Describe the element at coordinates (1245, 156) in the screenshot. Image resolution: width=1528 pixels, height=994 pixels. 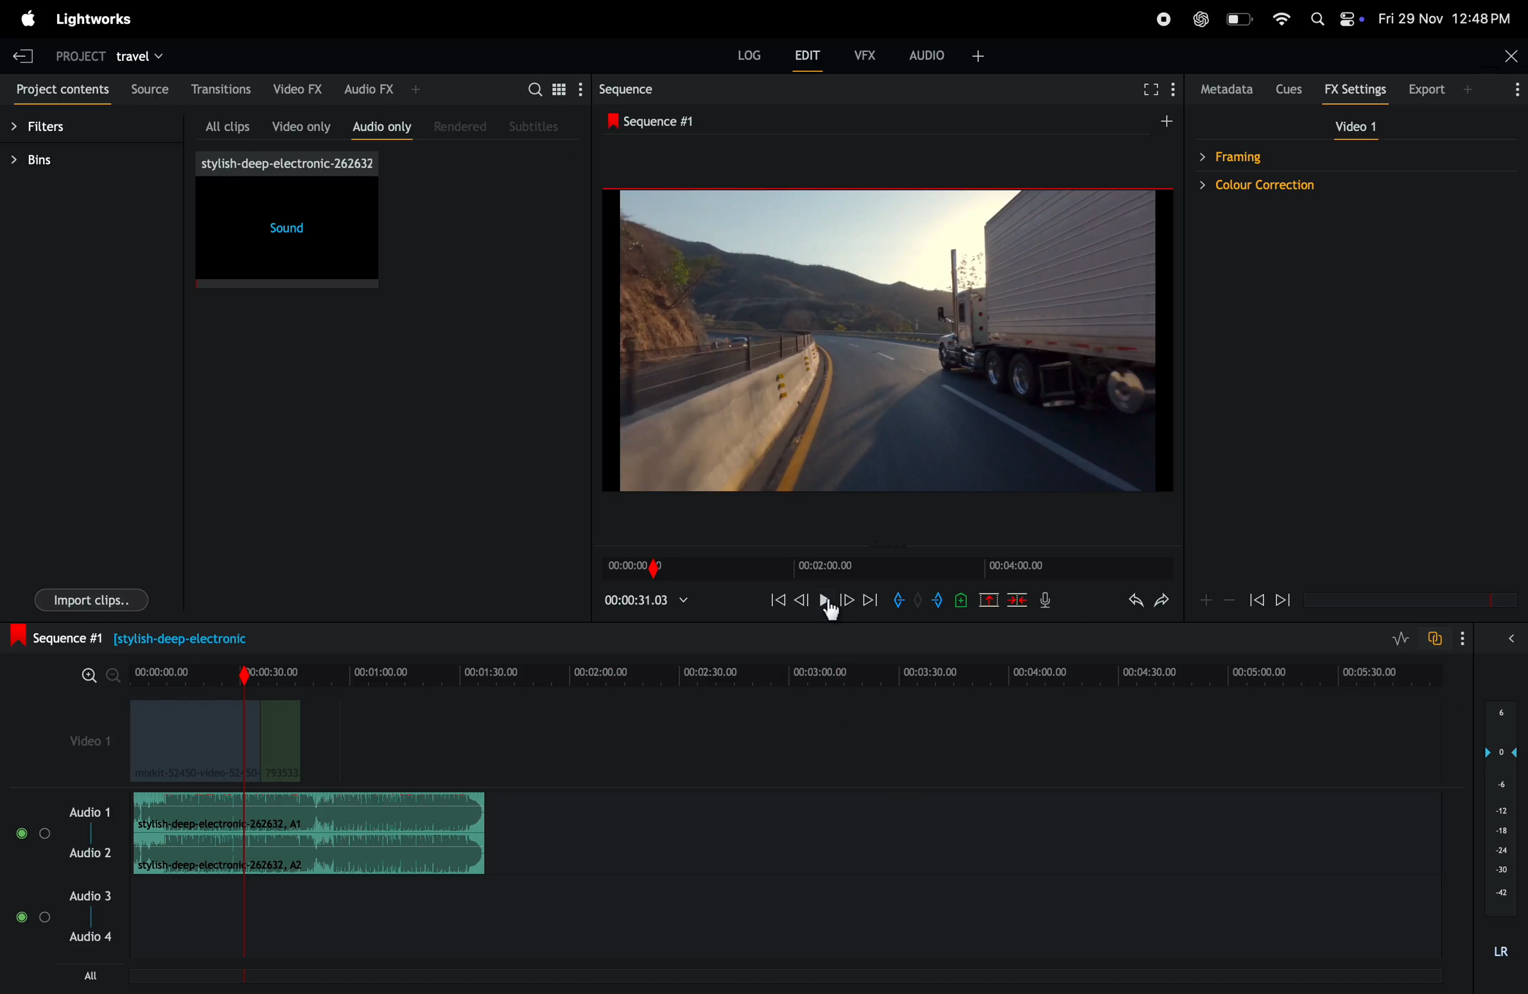
I see `framing` at that location.